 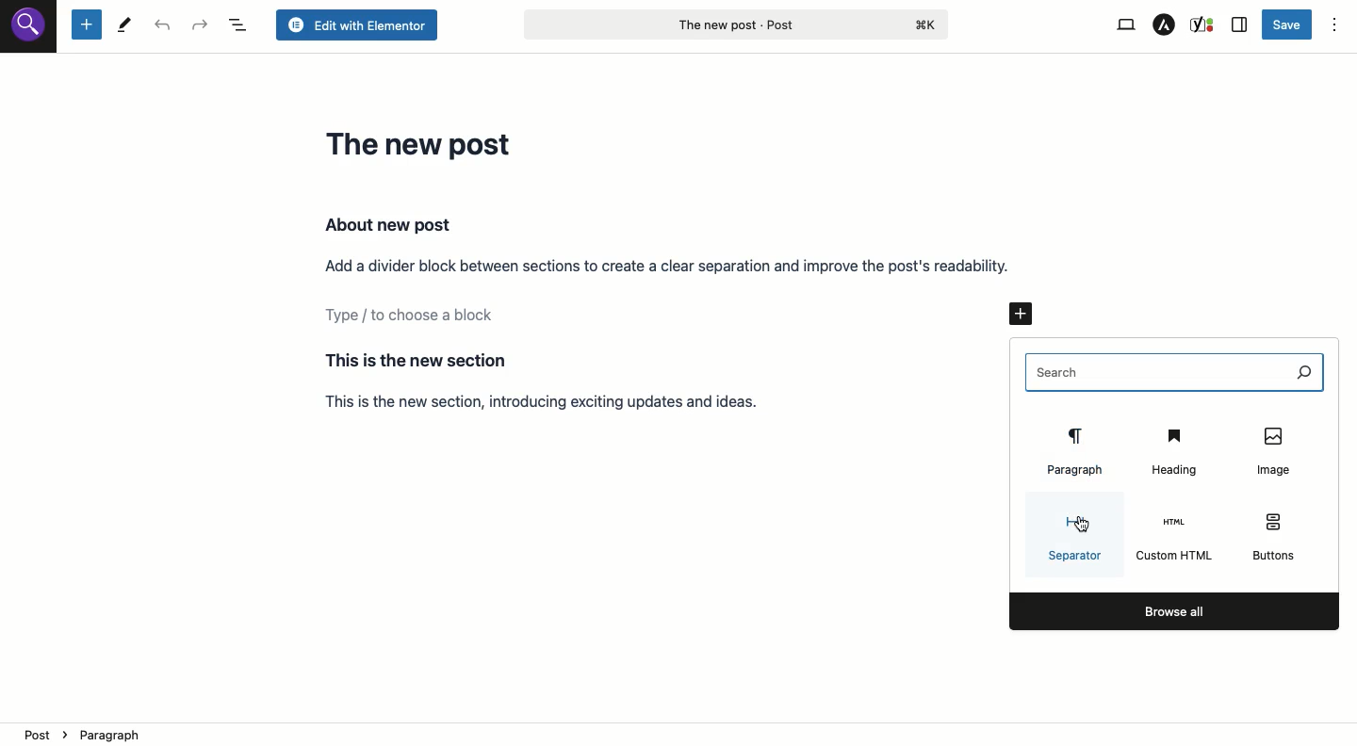 What do you see at coordinates (1203, 24) in the screenshot?
I see `Yoast` at bounding box center [1203, 24].